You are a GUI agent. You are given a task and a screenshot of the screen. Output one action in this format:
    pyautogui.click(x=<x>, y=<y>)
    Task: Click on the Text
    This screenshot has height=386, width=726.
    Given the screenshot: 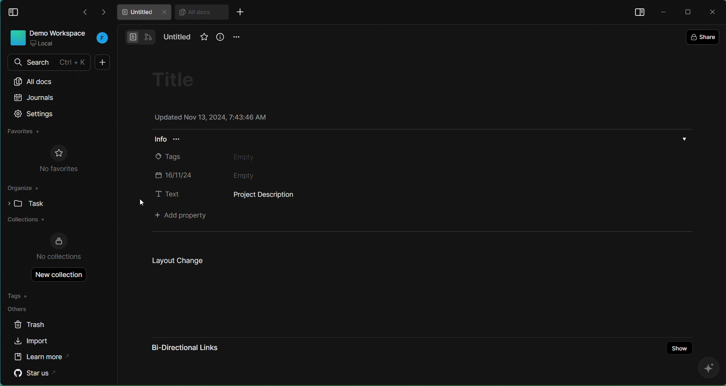 What is the action you would take?
    pyautogui.click(x=167, y=194)
    